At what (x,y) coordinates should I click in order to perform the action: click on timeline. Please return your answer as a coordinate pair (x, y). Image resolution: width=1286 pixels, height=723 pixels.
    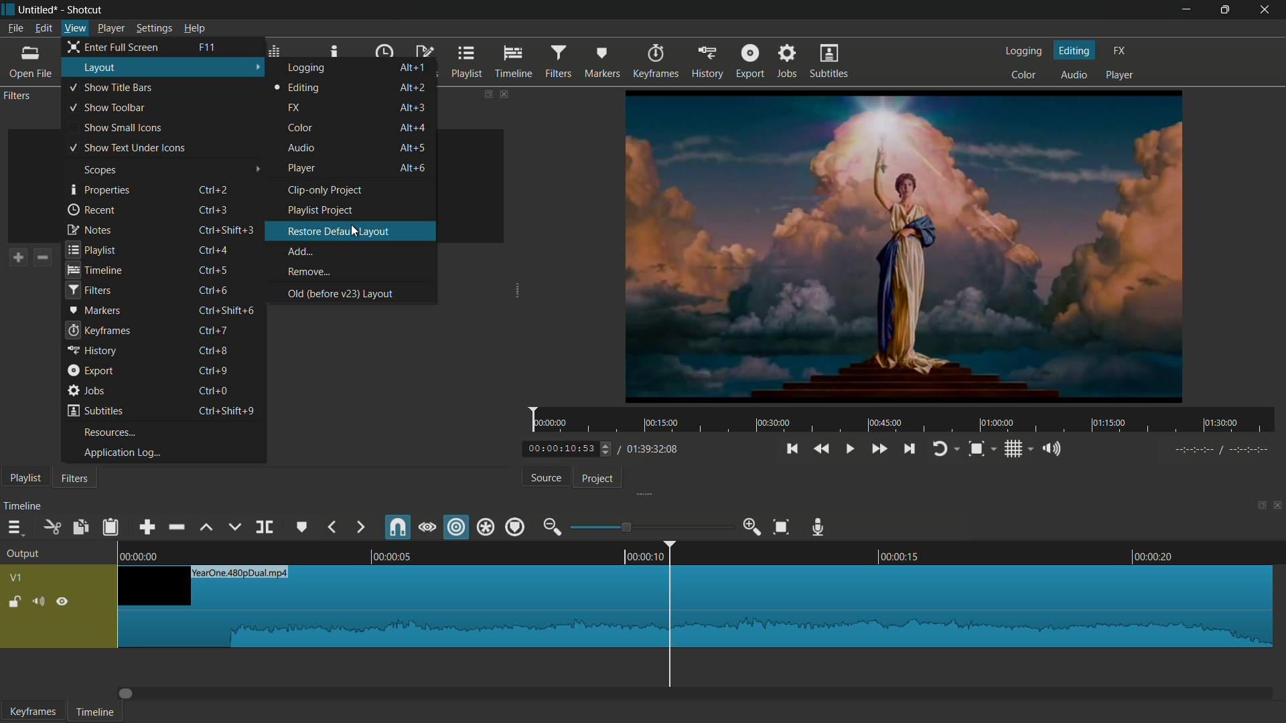
    Looking at the image, I should click on (703, 552).